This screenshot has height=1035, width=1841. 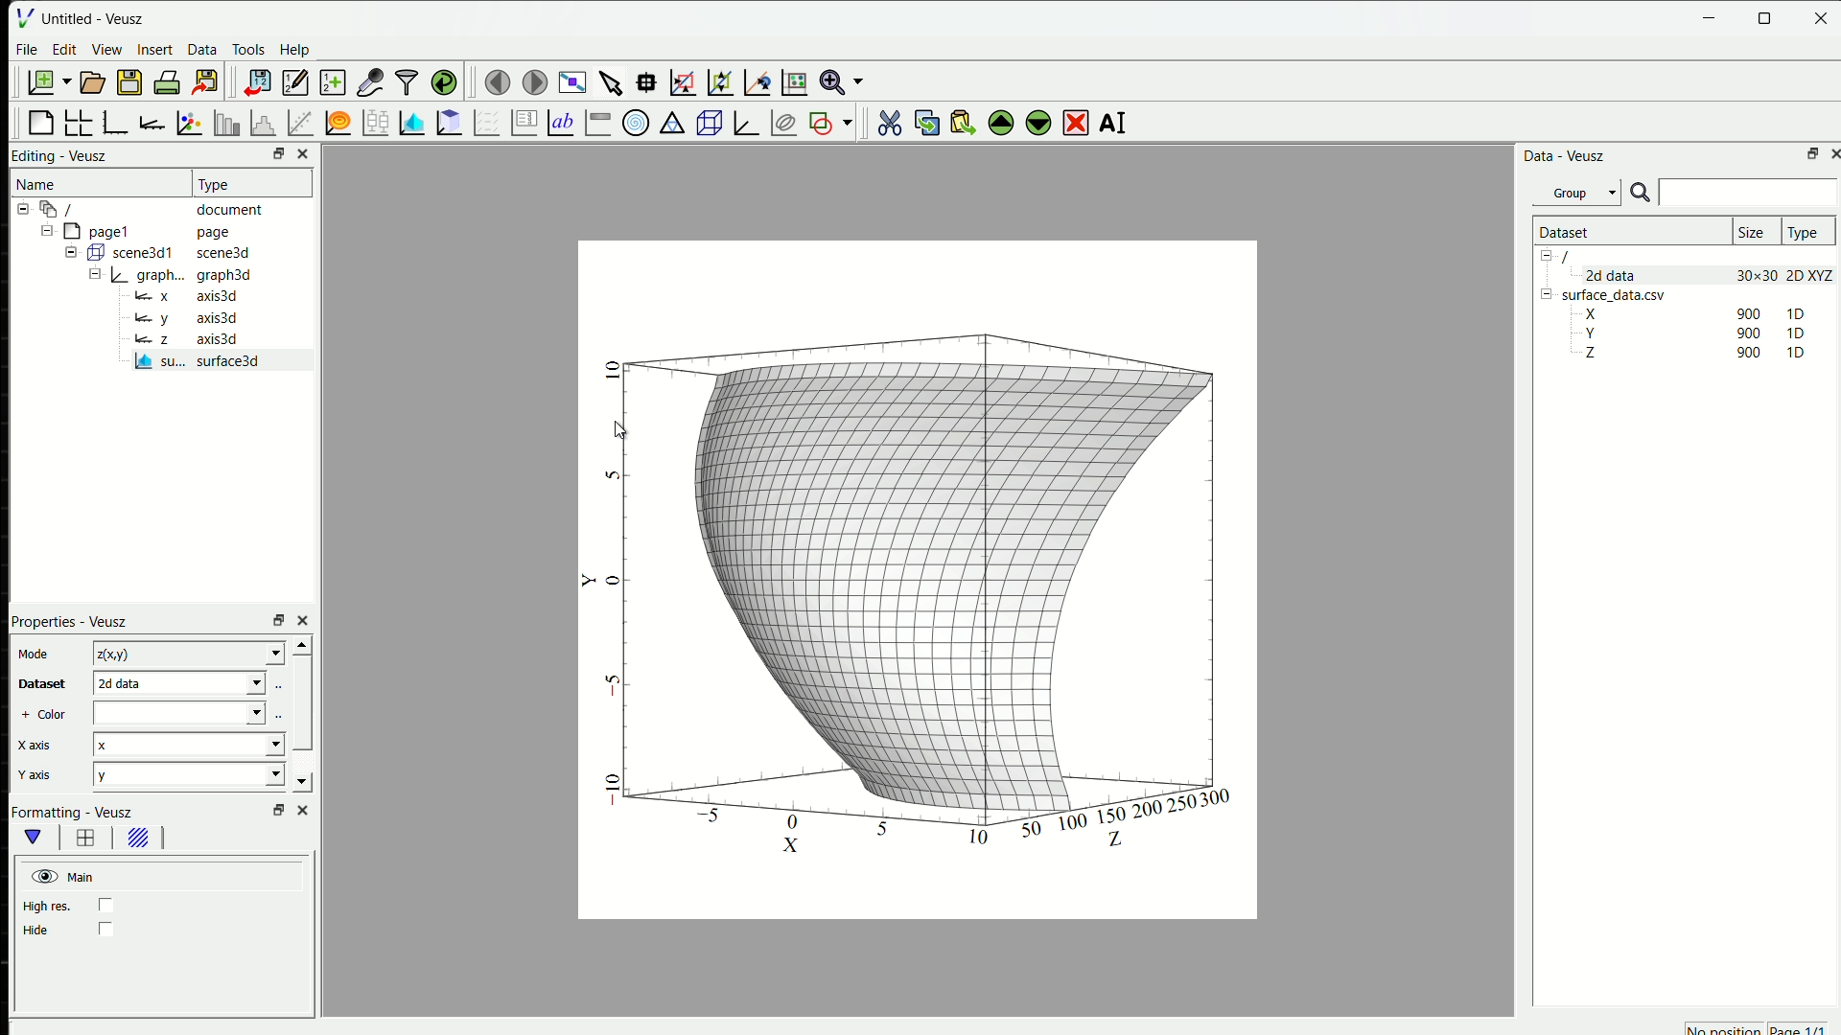 I want to click on page, so click(x=224, y=233).